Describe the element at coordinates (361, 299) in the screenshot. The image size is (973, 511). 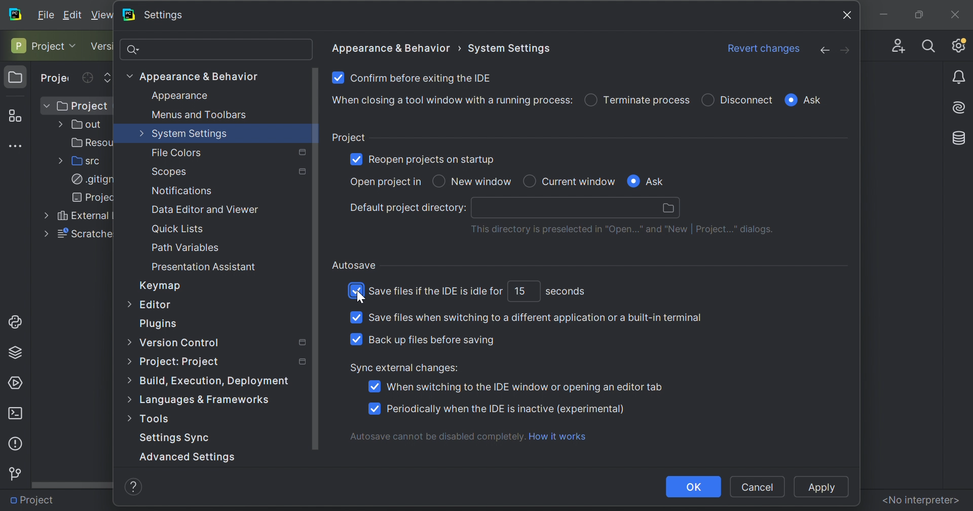
I see `cursor` at that location.